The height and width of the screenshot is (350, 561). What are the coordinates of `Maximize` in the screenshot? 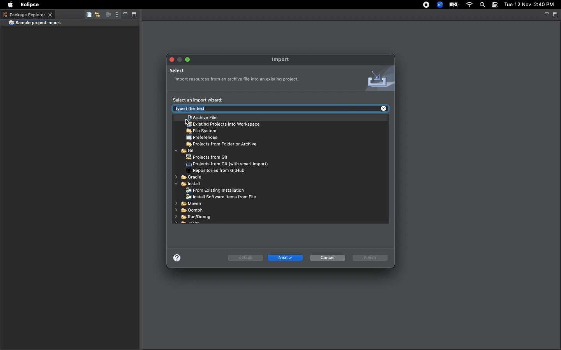 It's located at (133, 16).